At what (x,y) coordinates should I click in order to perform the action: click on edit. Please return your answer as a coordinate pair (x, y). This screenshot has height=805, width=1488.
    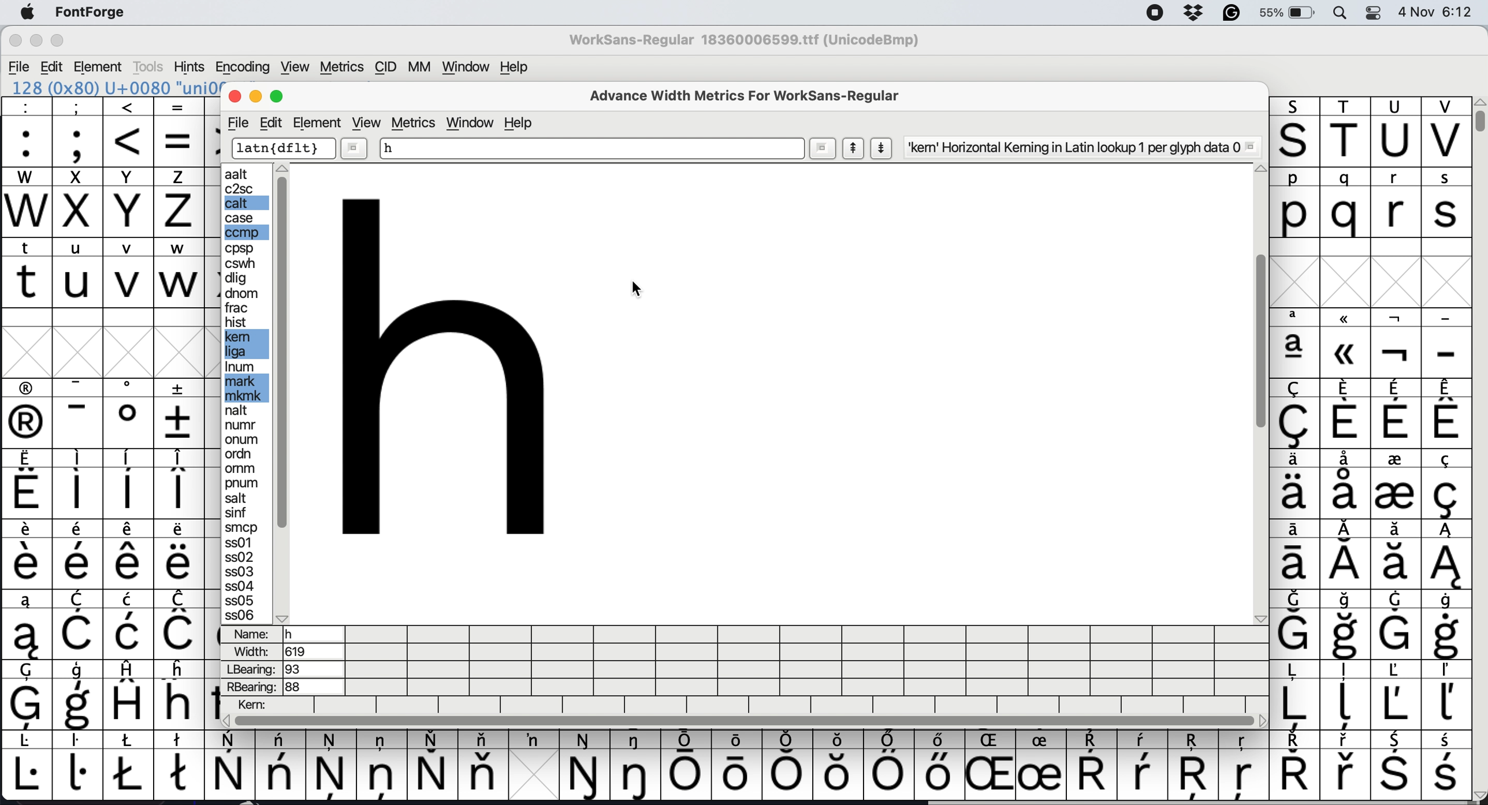
    Looking at the image, I should click on (273, 123).